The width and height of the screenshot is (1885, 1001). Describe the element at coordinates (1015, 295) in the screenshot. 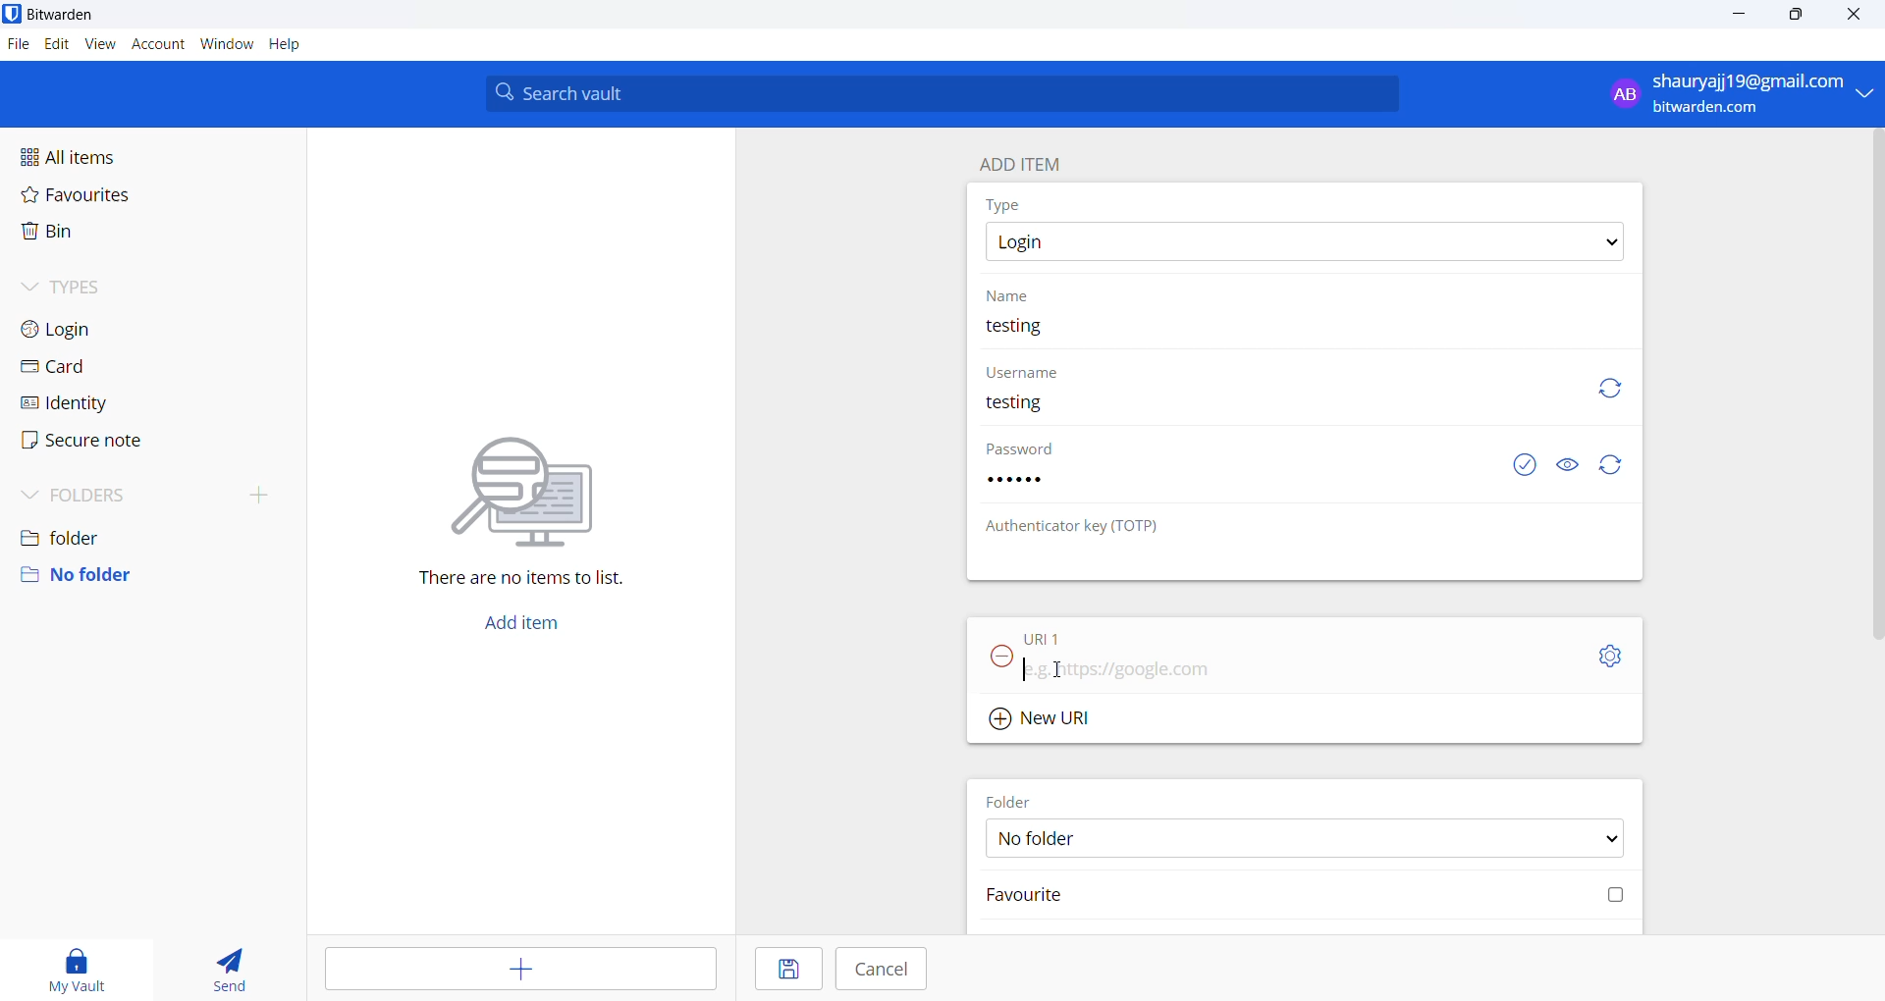

I see `name heading` at that location.